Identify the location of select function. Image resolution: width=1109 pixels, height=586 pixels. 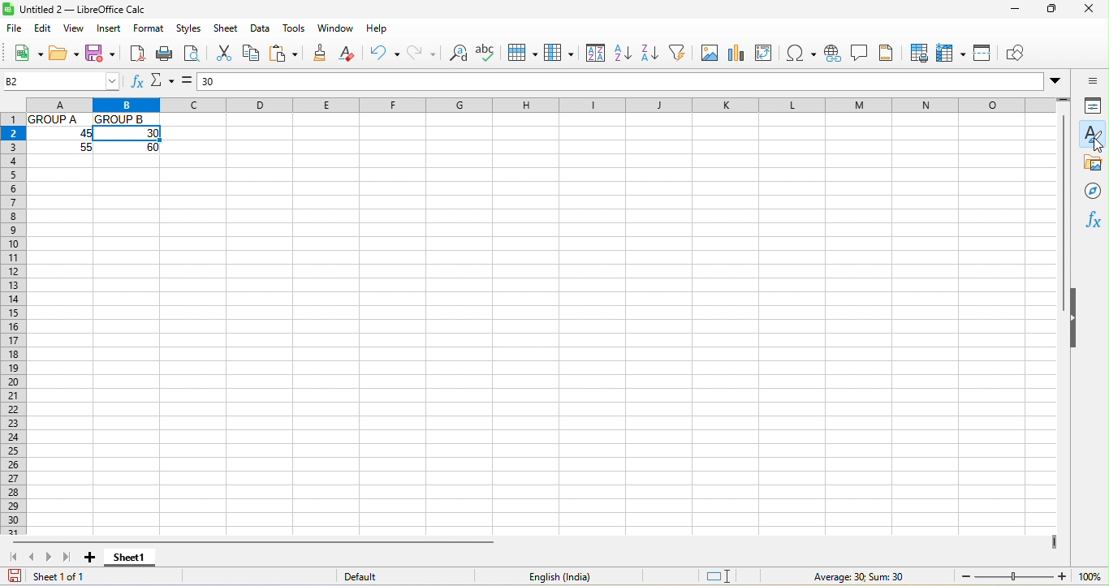
(163, 83).